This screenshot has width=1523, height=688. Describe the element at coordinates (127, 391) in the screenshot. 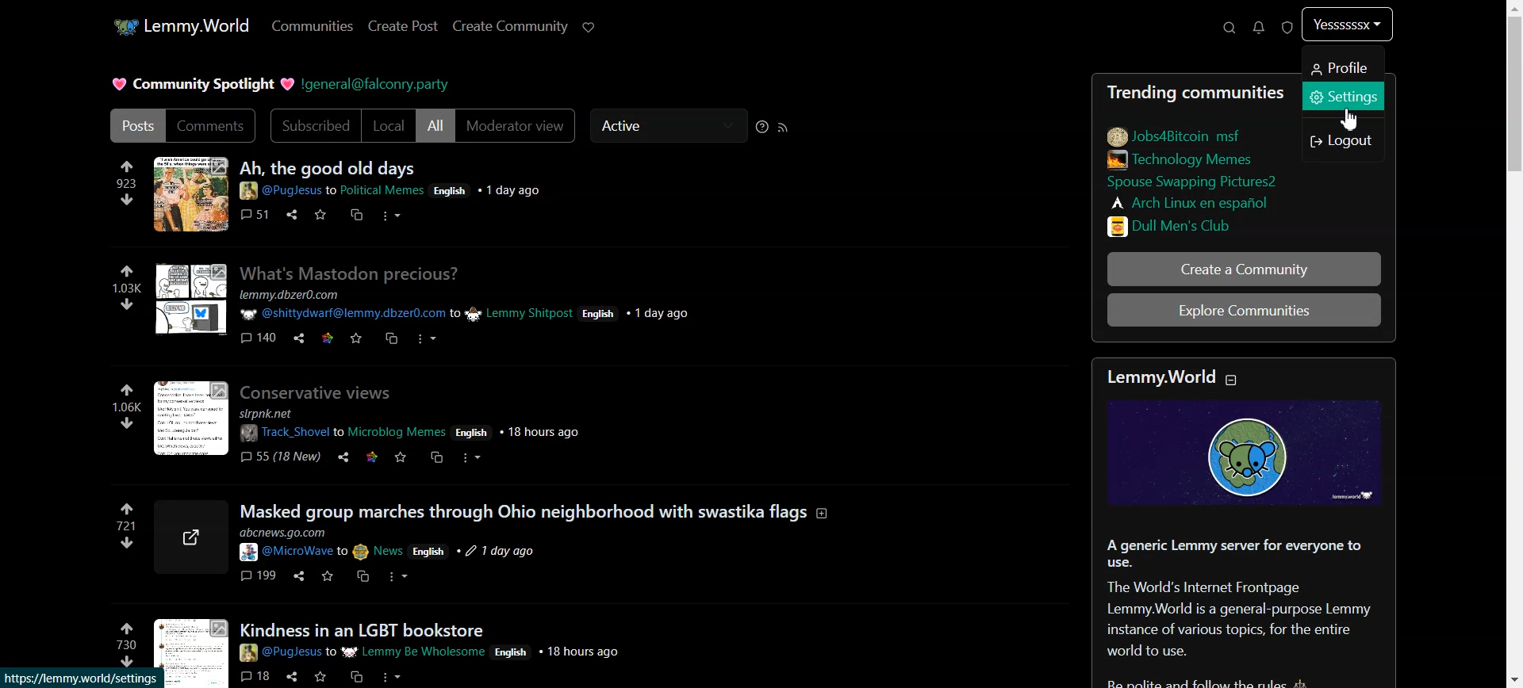

I see `upvote` at that location.